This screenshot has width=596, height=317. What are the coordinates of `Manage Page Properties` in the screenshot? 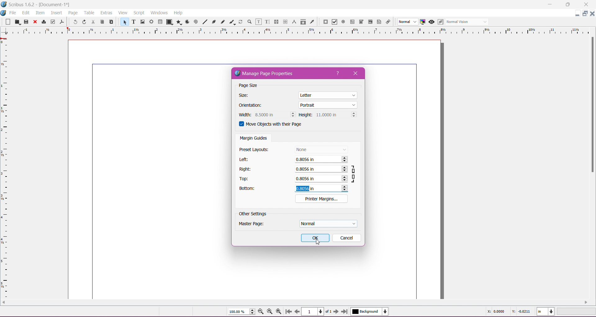 It's located at (269, 74).